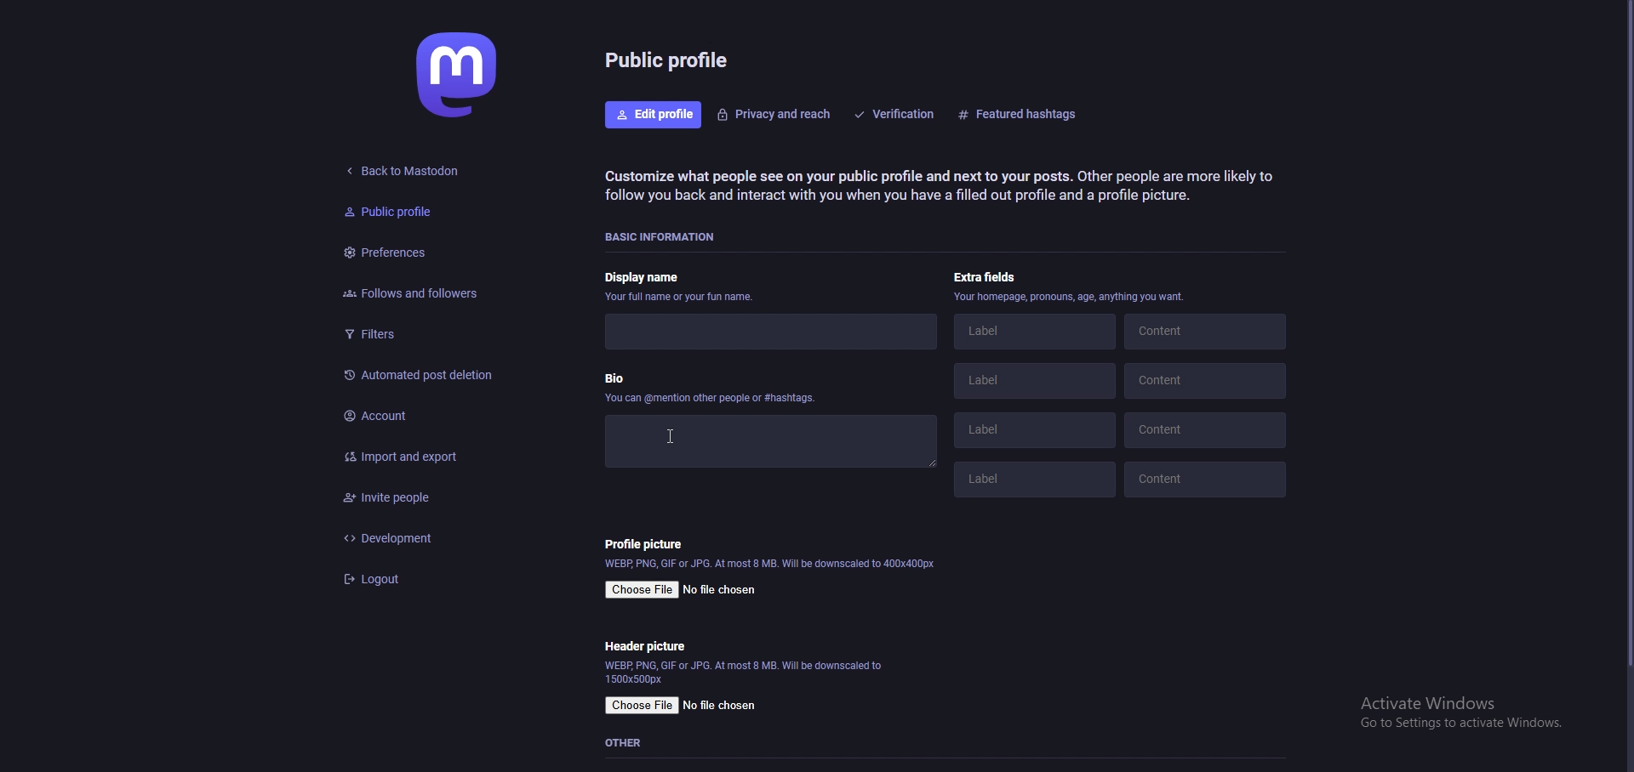  Describe the element at coordinates (1031, 480) in the screenshot. I see `label` at that location.